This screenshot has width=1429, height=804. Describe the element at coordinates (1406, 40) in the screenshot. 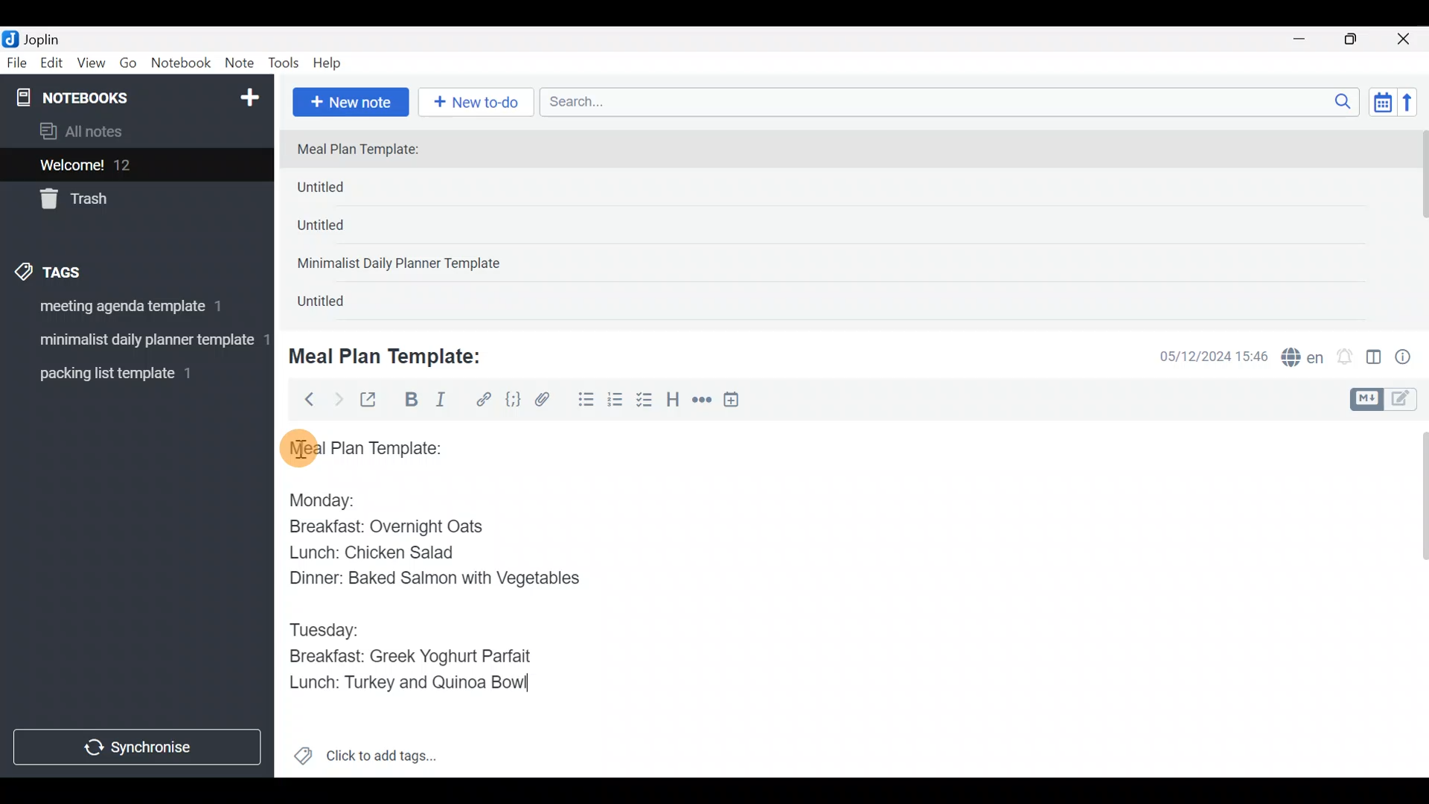

I see `Close` at that location.